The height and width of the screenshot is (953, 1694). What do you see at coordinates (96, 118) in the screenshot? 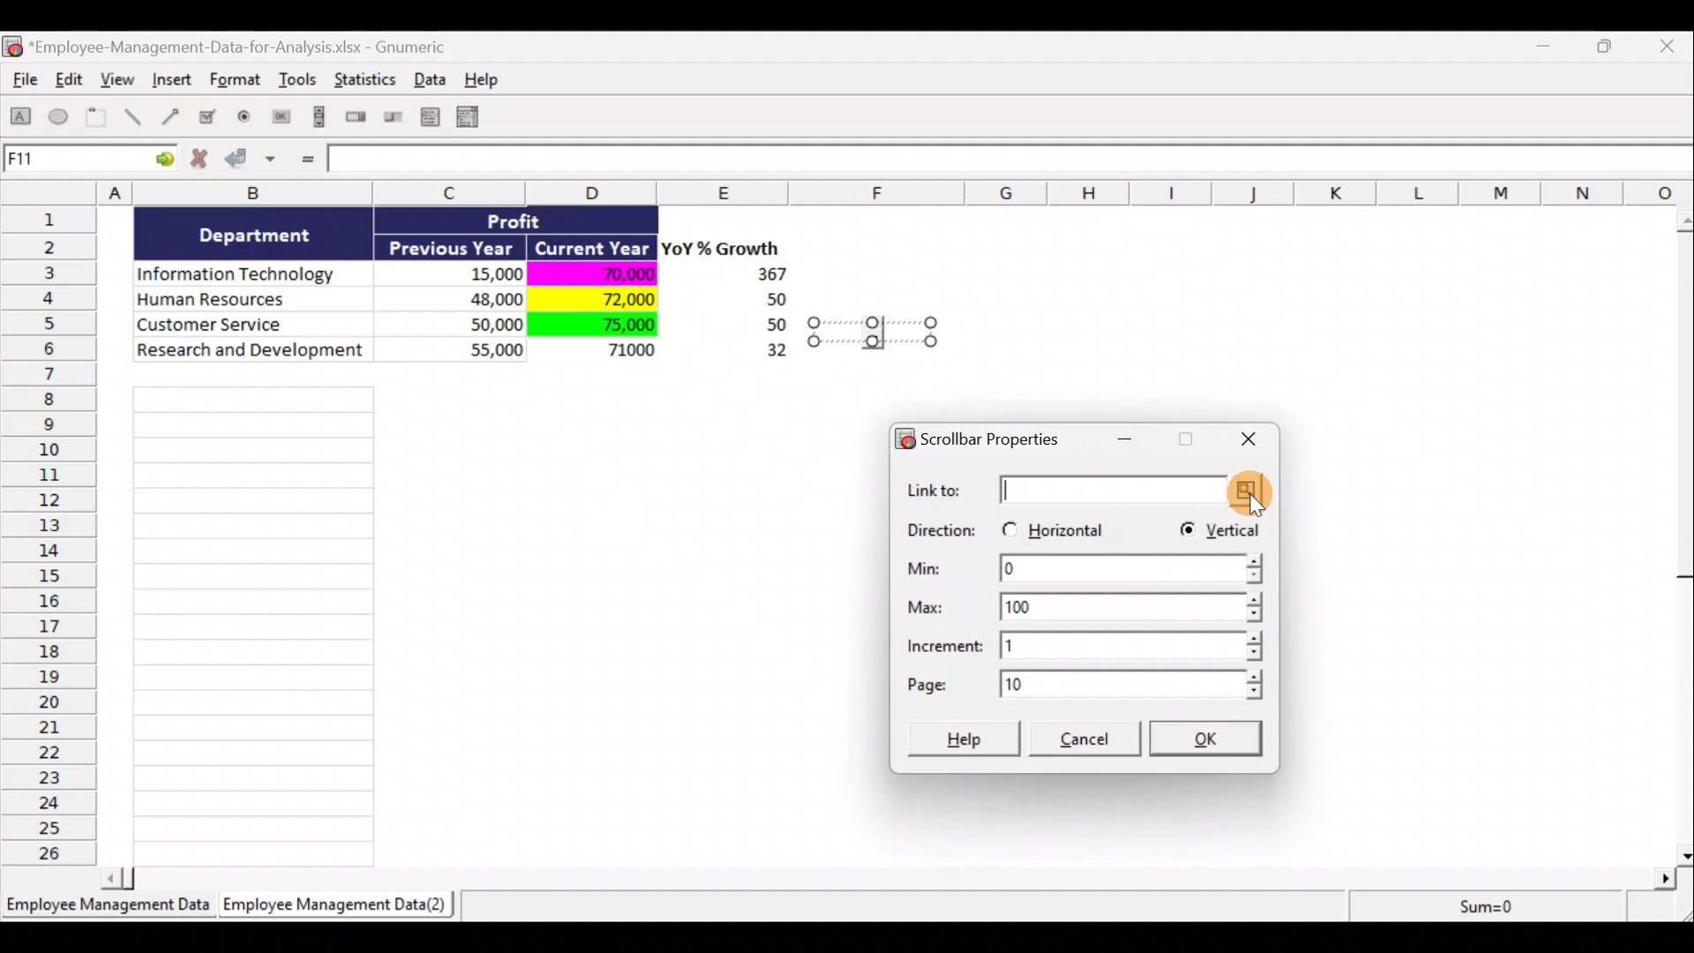
I see `Create a frame` at bounding box center [96, 118].